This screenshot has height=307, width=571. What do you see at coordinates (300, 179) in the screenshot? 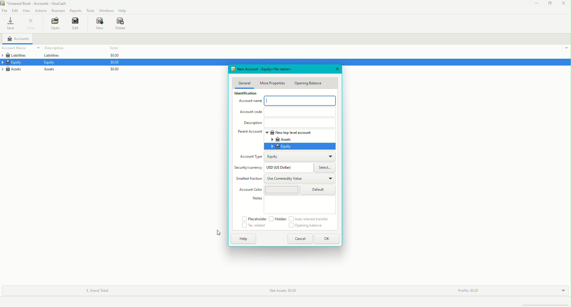
I see `Use Commodity Value` at bounding box center [300, 179].